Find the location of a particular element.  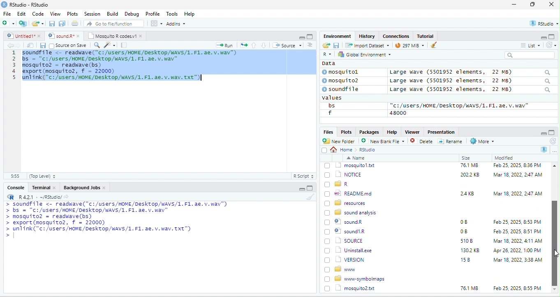

Viewer is located at coordinates (411, 132).